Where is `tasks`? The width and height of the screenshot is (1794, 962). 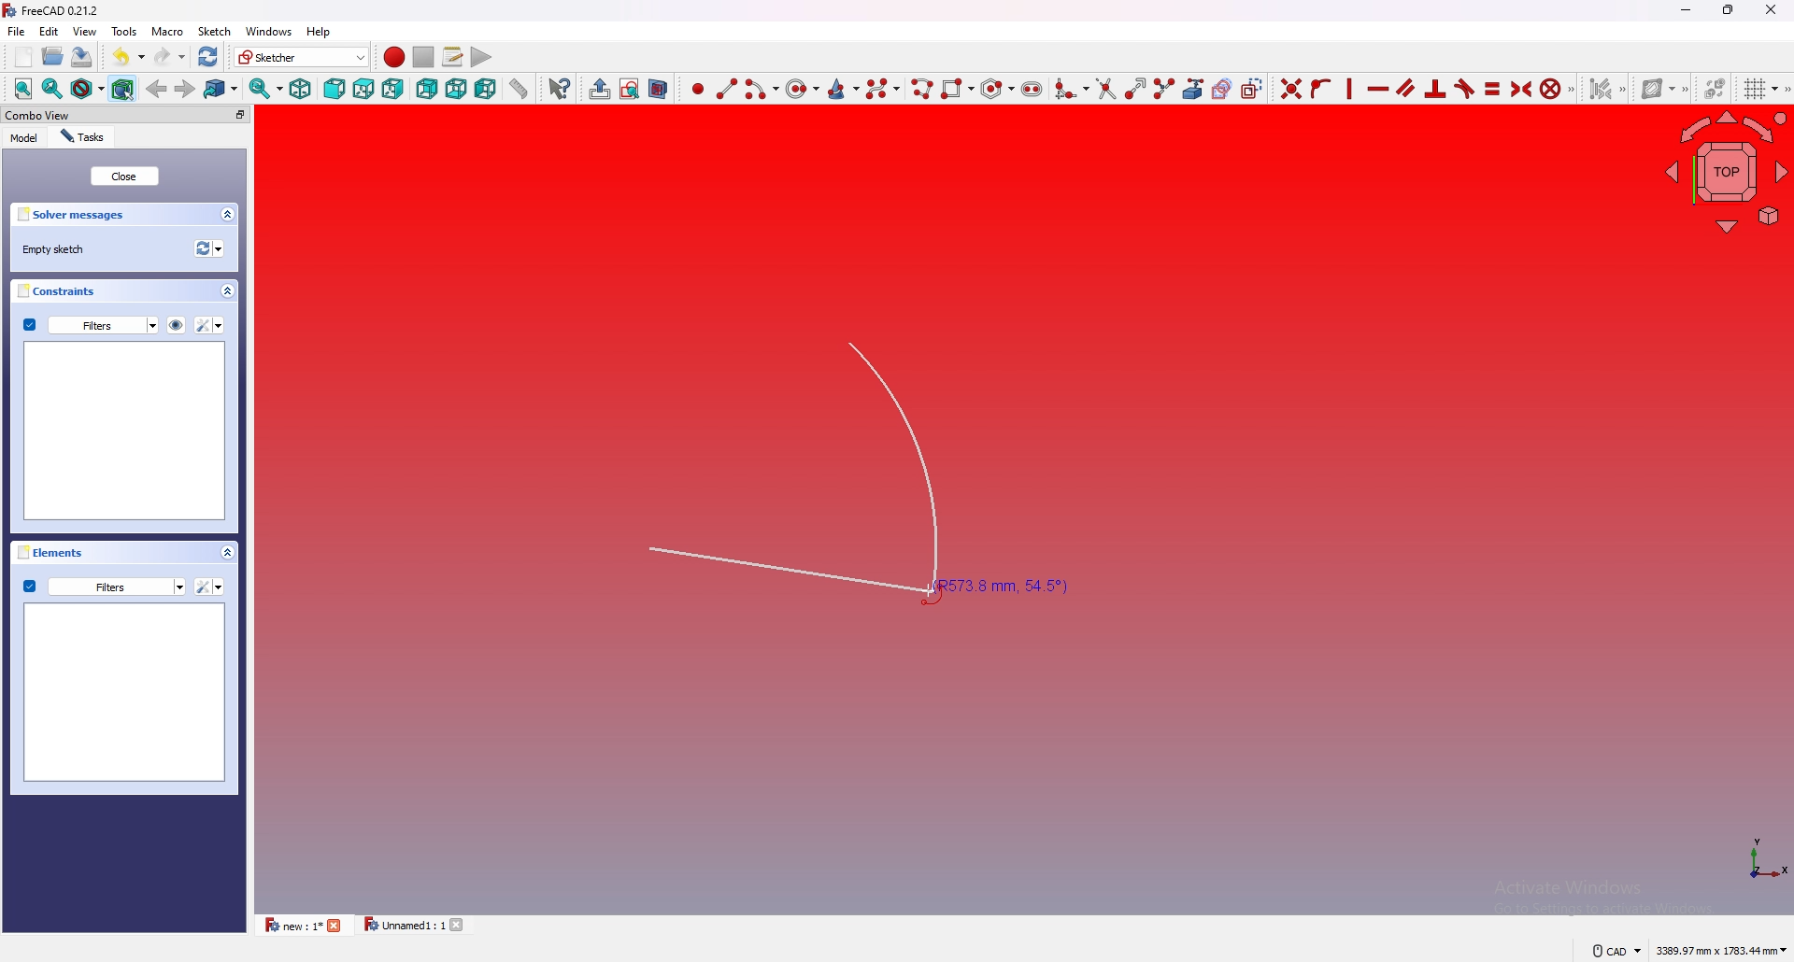
tasks is located at coordinates (82, 137).